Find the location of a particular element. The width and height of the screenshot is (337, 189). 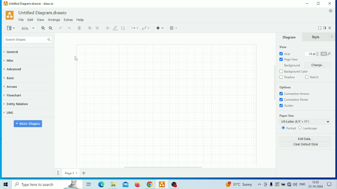

Charging, plugged in is located at coordinates (283, 184).